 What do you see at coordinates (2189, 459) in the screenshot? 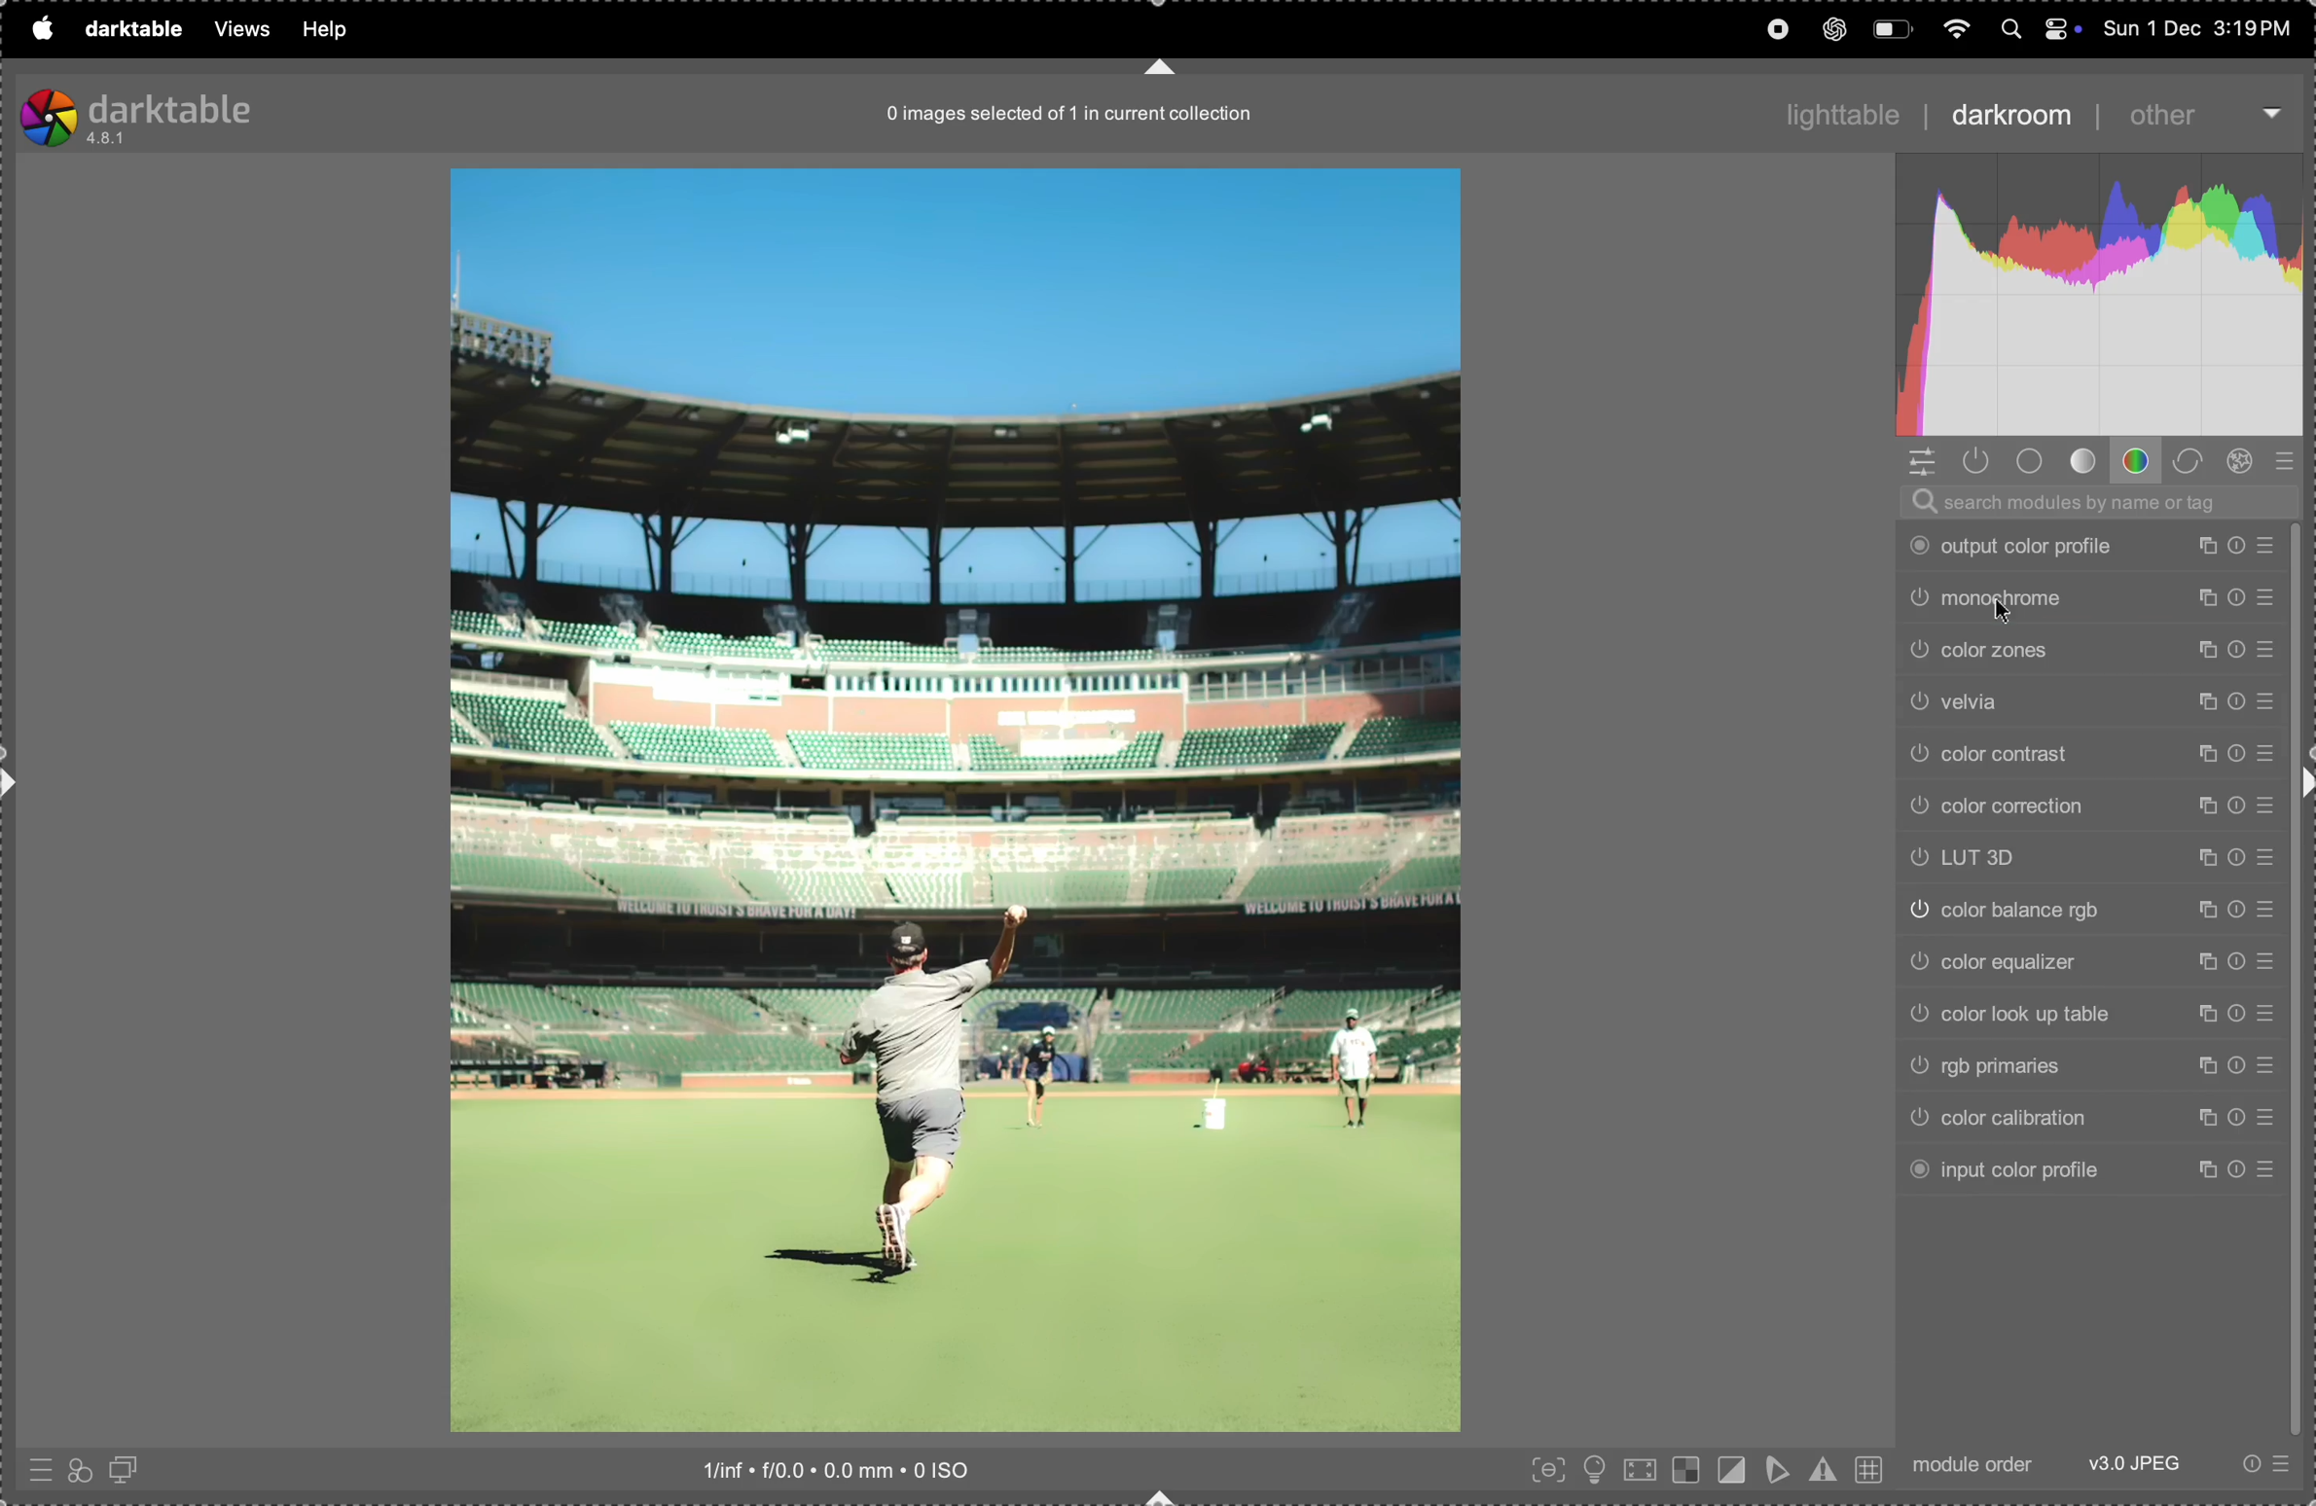
I see `correct` at bounding box center [2189, 459].